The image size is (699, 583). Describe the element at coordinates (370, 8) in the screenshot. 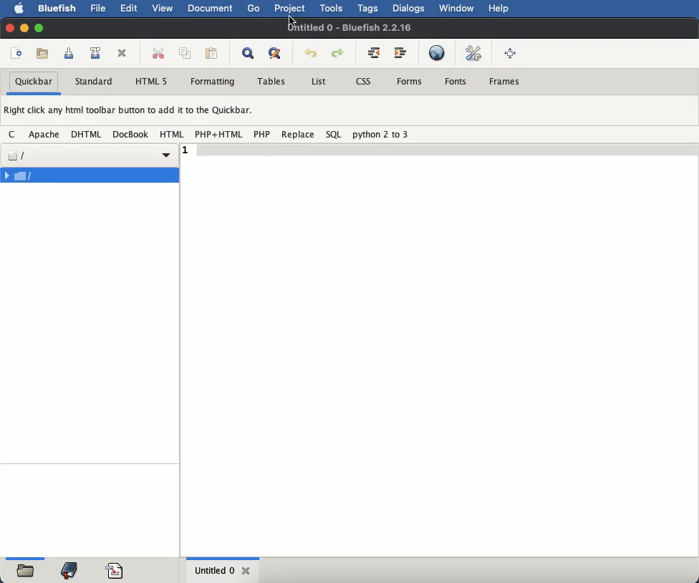

I see `tags` at that location.